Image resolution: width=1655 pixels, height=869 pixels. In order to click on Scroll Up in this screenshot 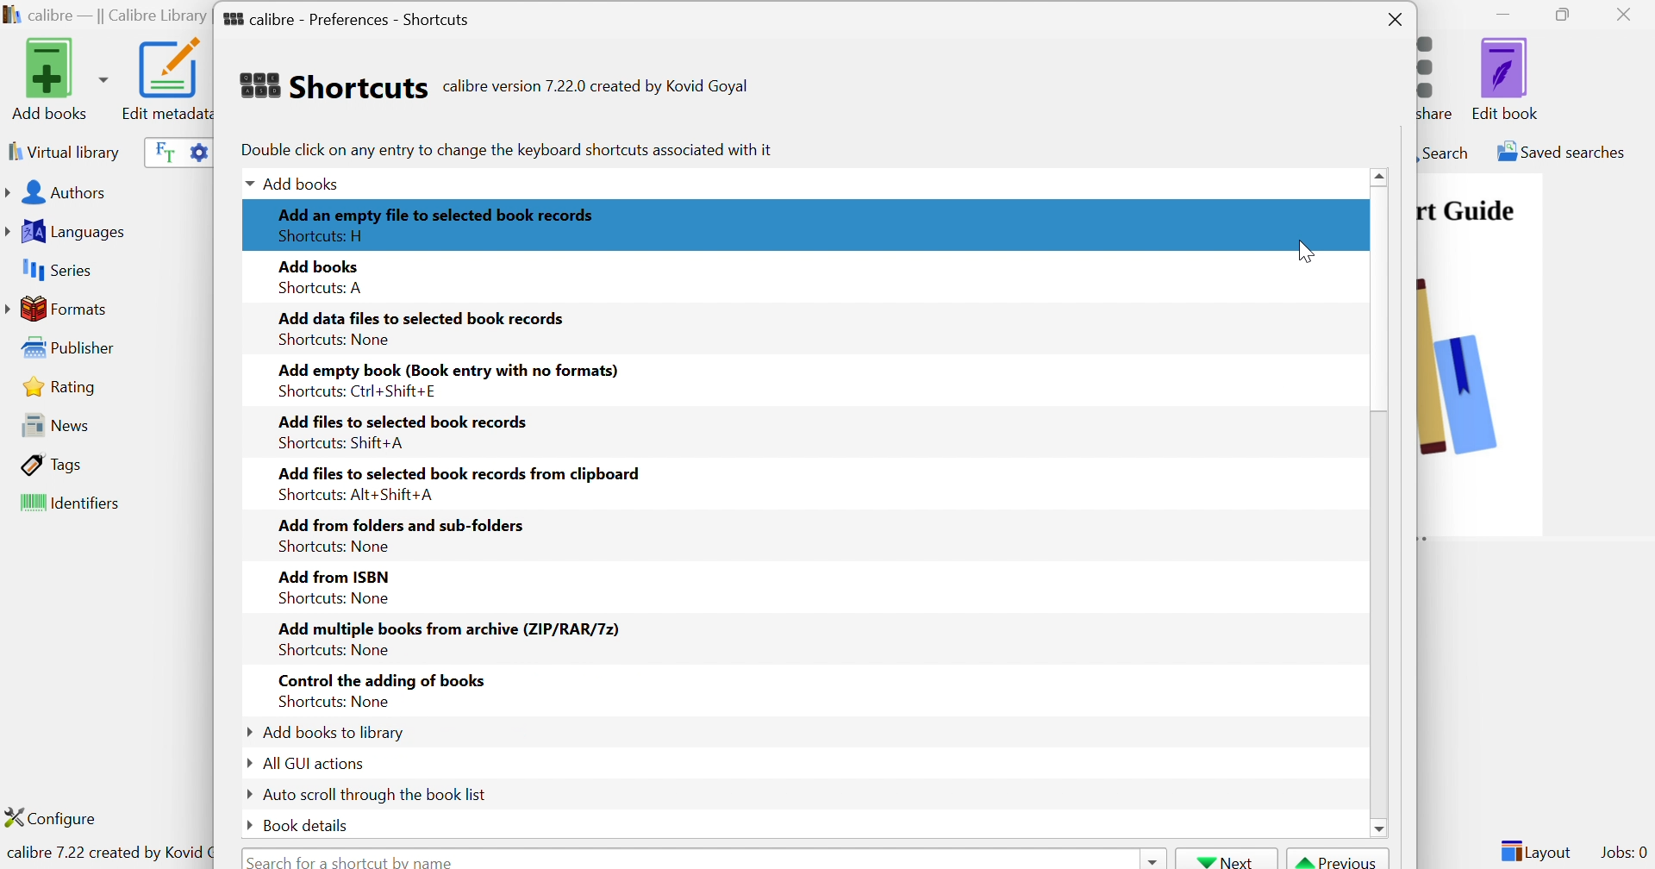, I will do `click(1382, 175)`.